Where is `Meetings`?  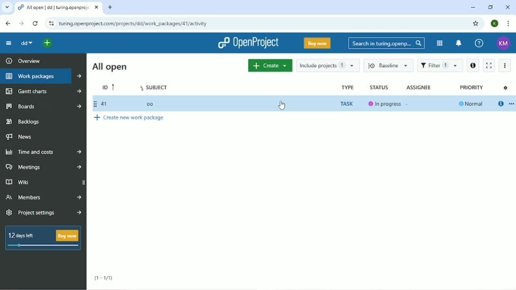
Meetings is located at coordinates (44, 167).